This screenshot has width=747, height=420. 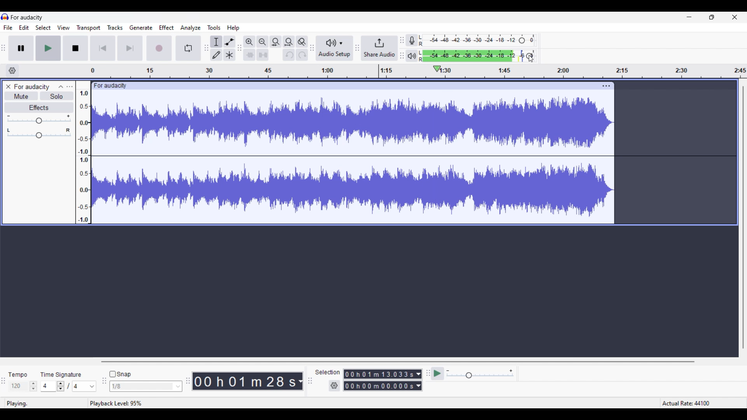 I want to click on Multi tool, so click(x=230, y=55).